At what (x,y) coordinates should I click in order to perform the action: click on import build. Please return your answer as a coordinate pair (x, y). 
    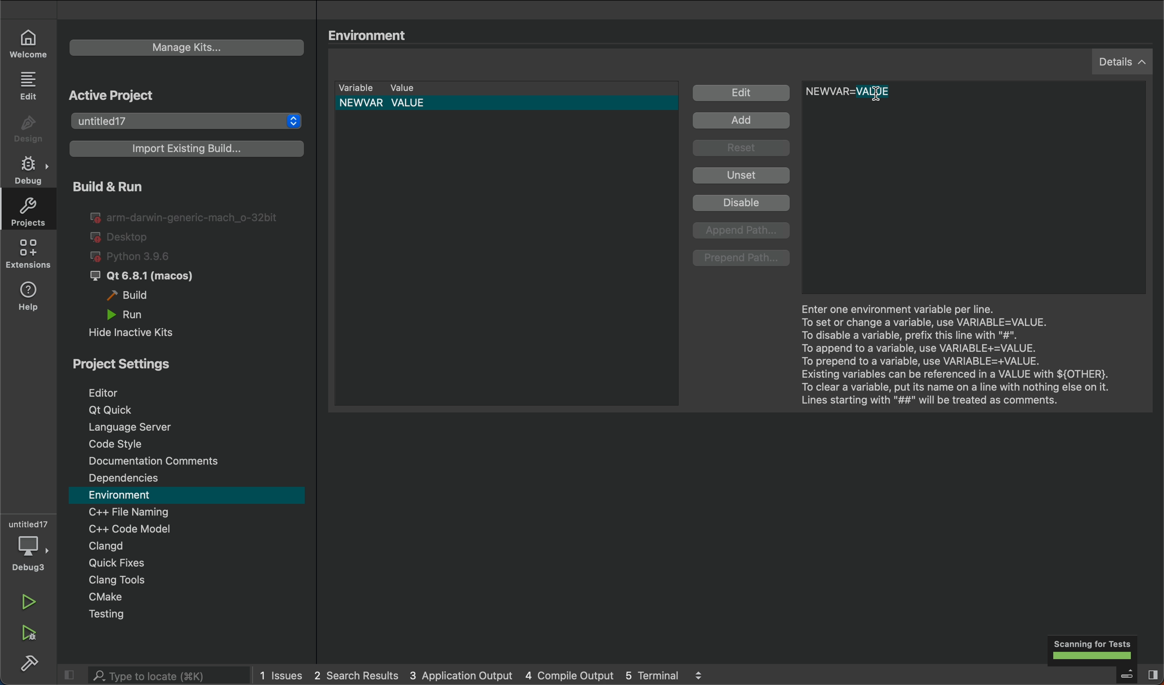
    Looking at the image, I should click on (184, 153).